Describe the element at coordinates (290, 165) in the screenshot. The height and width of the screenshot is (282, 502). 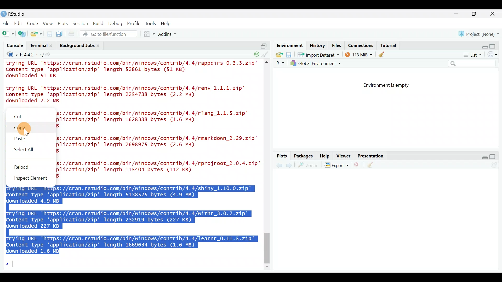
I see `previous plot` at that location.